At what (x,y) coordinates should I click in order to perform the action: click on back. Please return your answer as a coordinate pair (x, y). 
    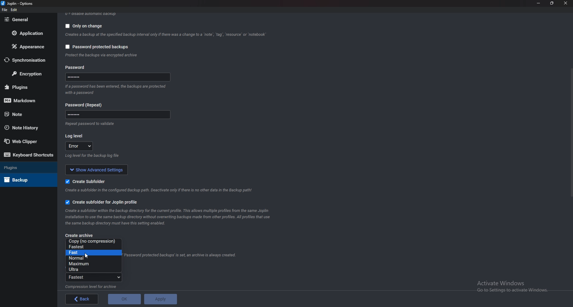
    Looking at the image, I should click on (83, 299).